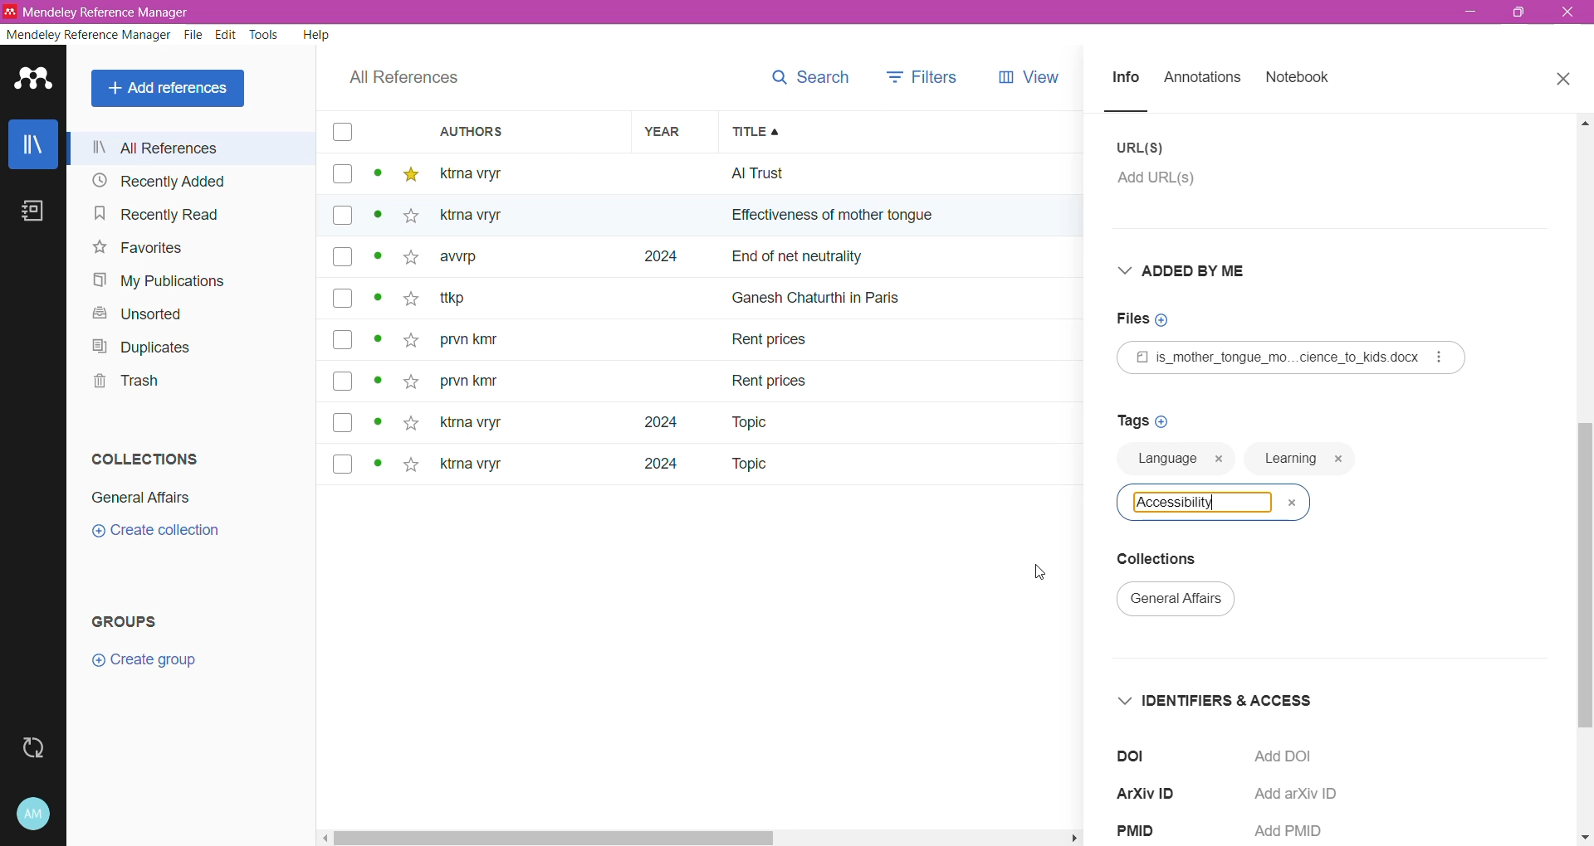  Describe the element at coordinates (1193, 270) in the screenshot. I see `Added By Me` at that location.